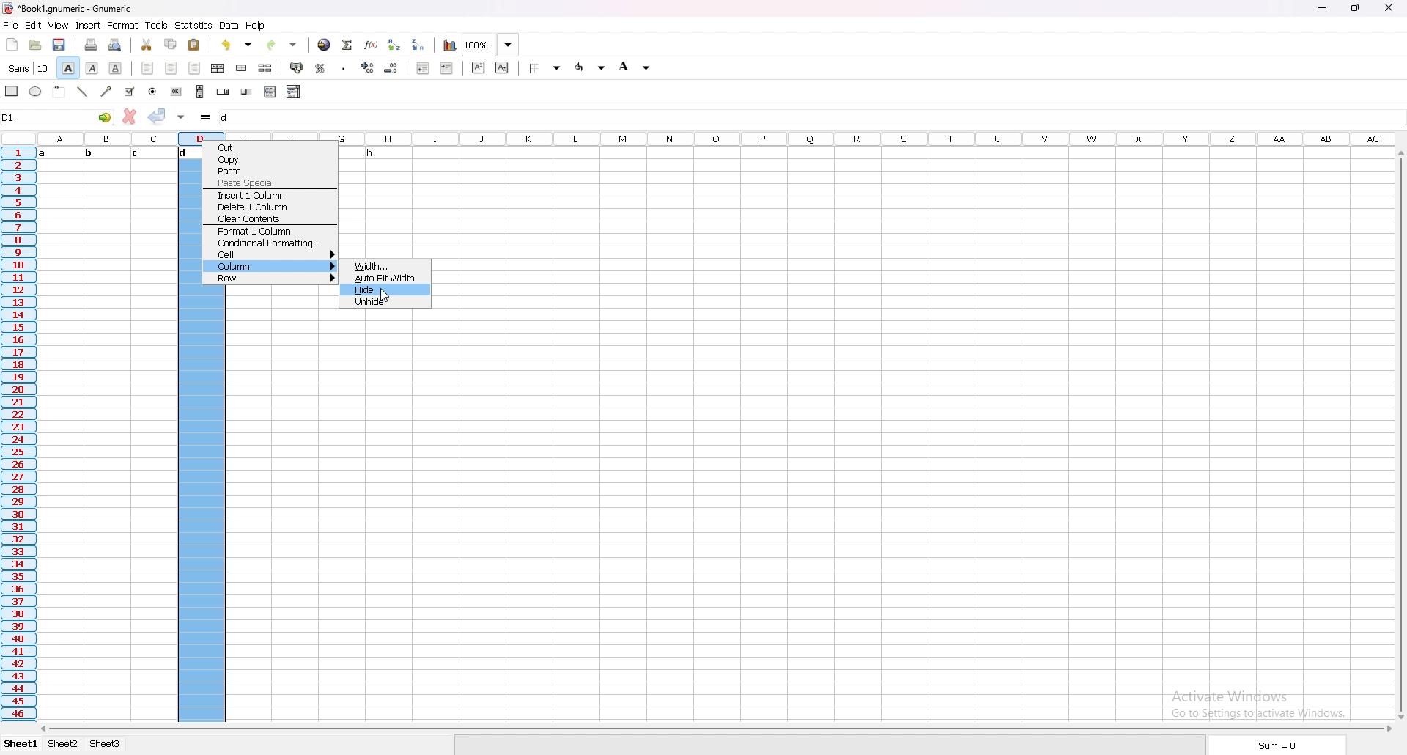 Image resolution: width=1407 pixels, height=755 pixels. What do you see at coordinates (270, 243) in the screenshot?
I see `conditional formatting` at bounding box center [270, 243].